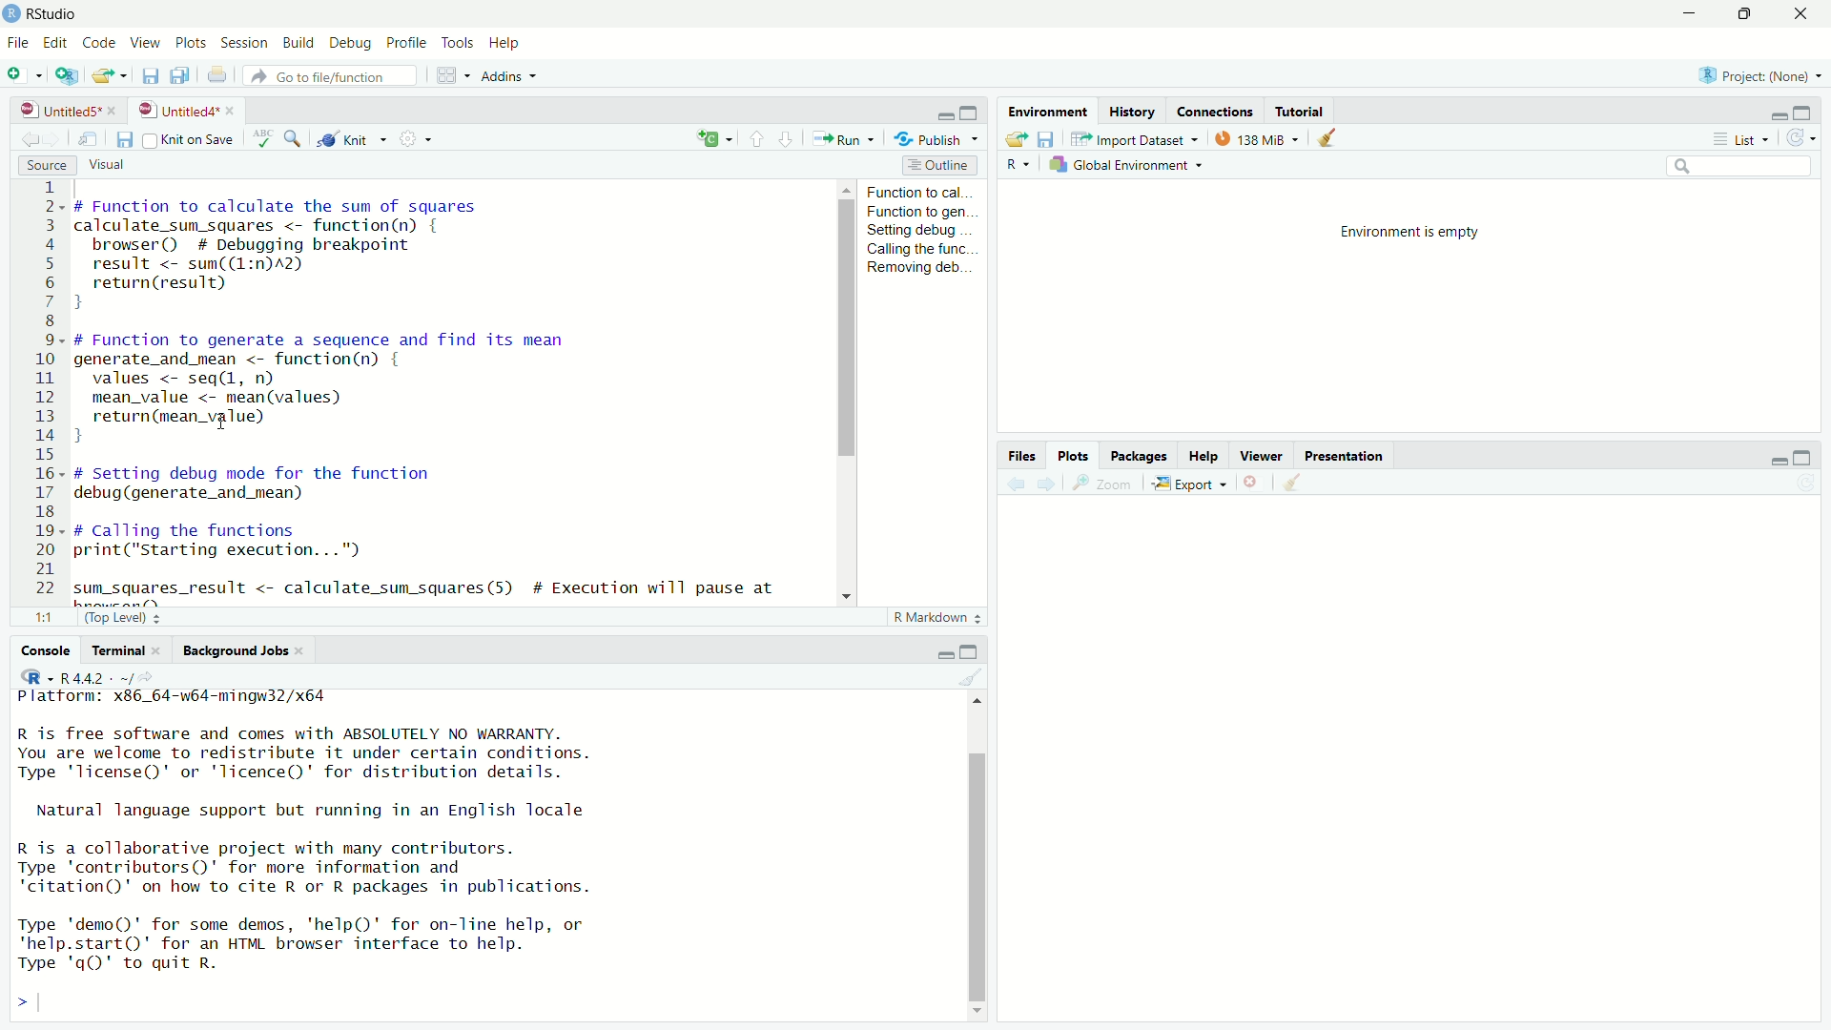 This screenshot has height=1030, width=1831. What do you see at coordinates (1348, 451) in the screenshot?
I see `presentation` at bounding box center [1348, 451].